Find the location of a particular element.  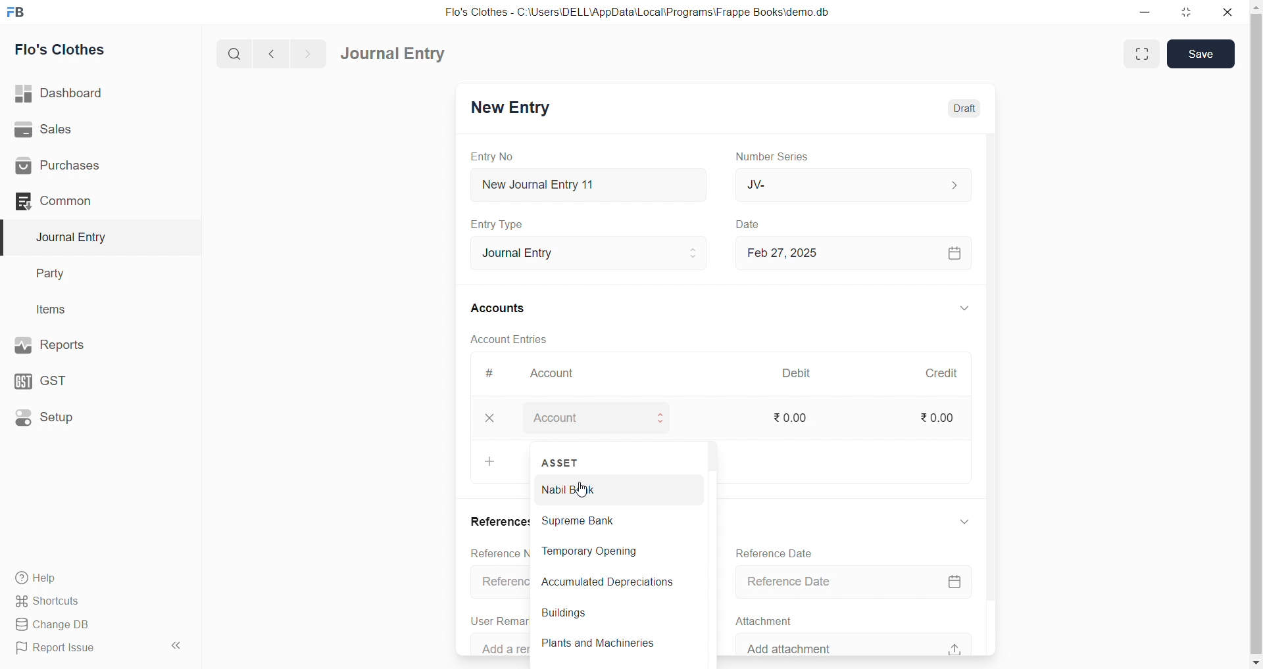

logo is located at coordinates (20, 11).